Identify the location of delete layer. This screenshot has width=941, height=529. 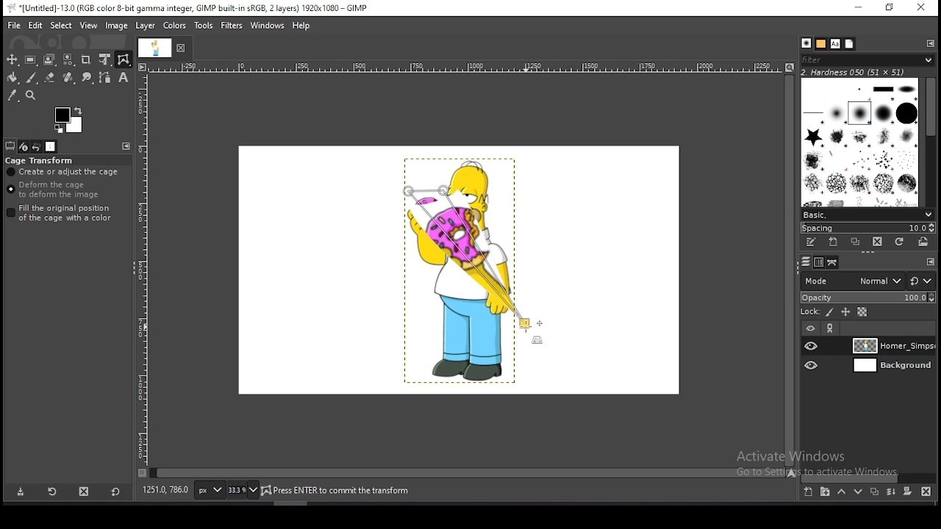
(924, 492).